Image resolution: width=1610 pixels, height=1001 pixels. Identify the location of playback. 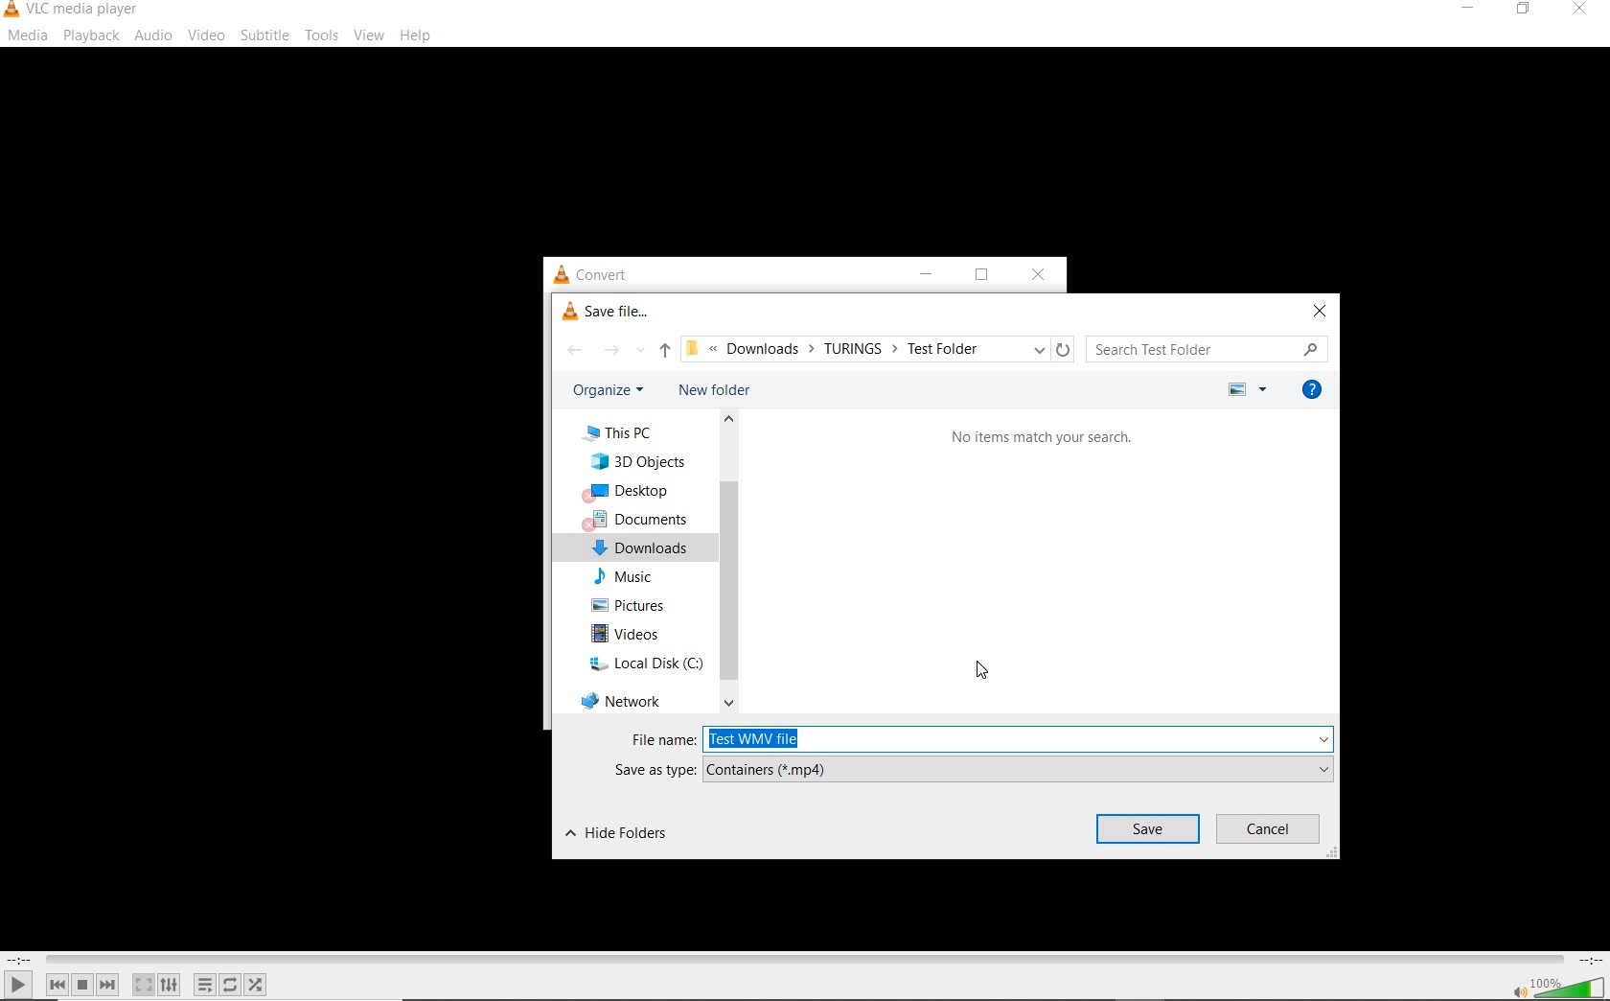
(91, 35).